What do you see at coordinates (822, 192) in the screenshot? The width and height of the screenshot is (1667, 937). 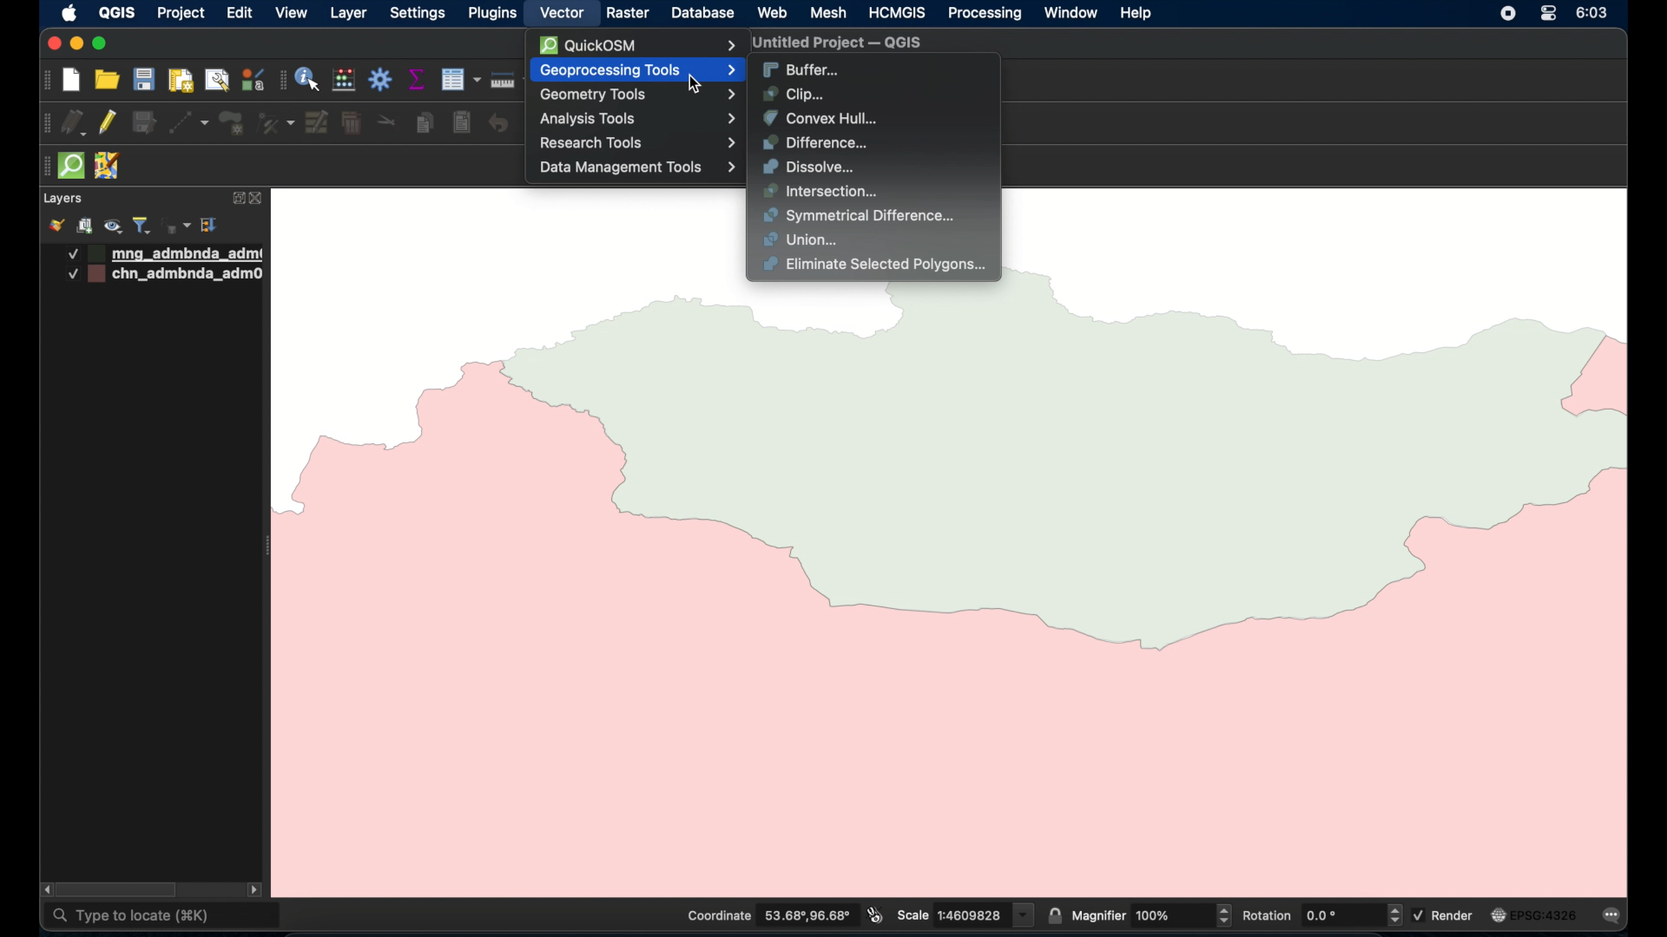 I see `intersection` at bounding box center [822, 192].